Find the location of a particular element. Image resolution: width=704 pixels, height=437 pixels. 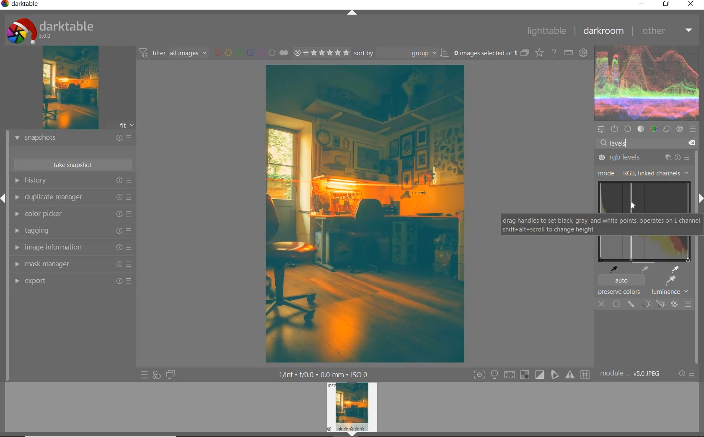

filter images based on their modules is located at coordinates (173, 53).